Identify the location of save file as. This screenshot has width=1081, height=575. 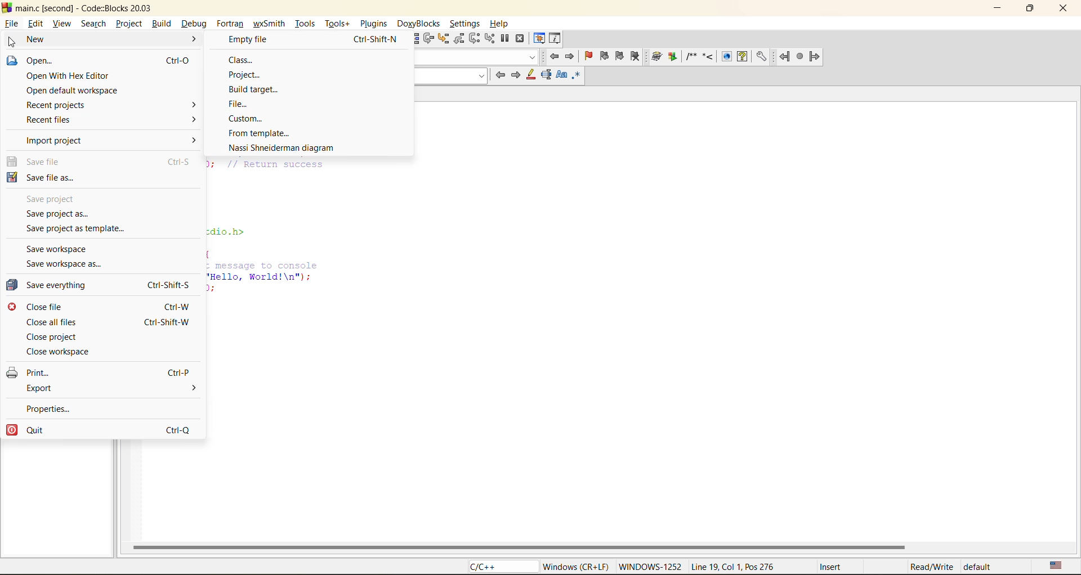
(48, 178).